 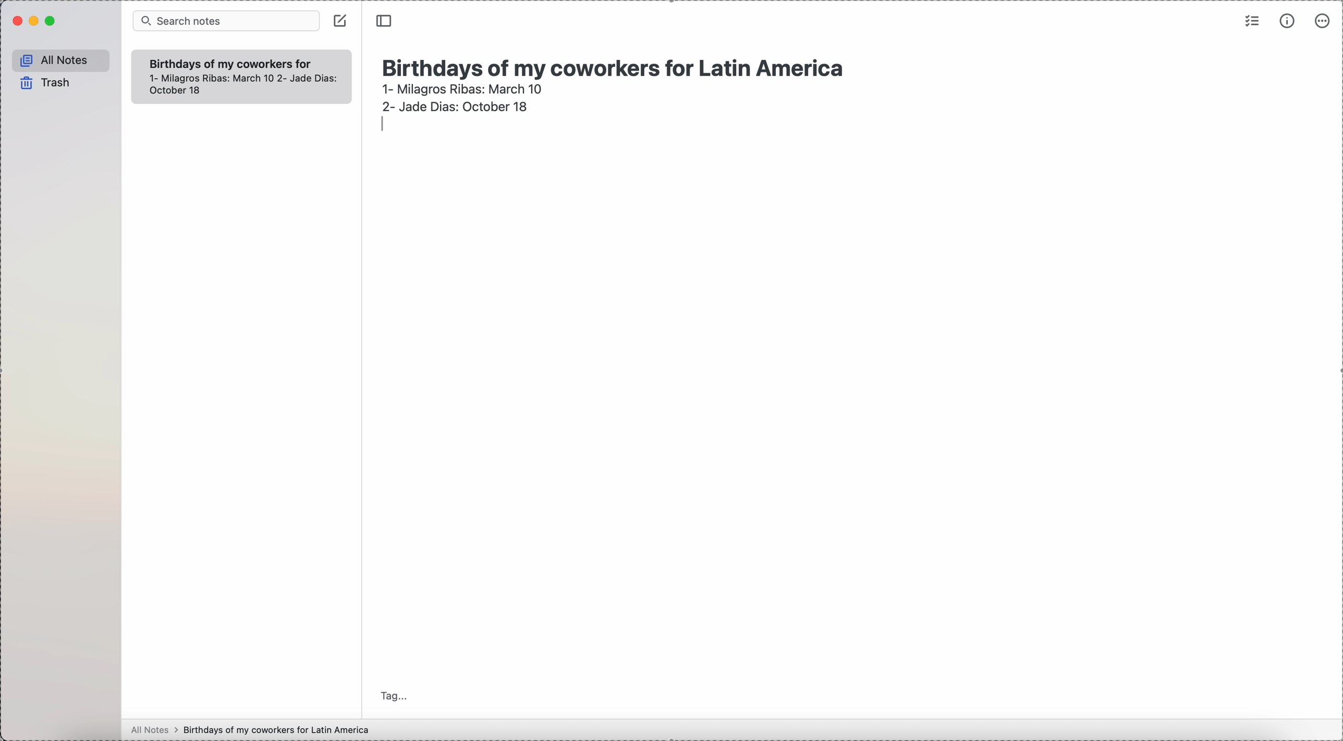 What do you see at coordinates (462, 89) in the screenshot?
I see `1- Milagros` at bounding box center [462, 89].